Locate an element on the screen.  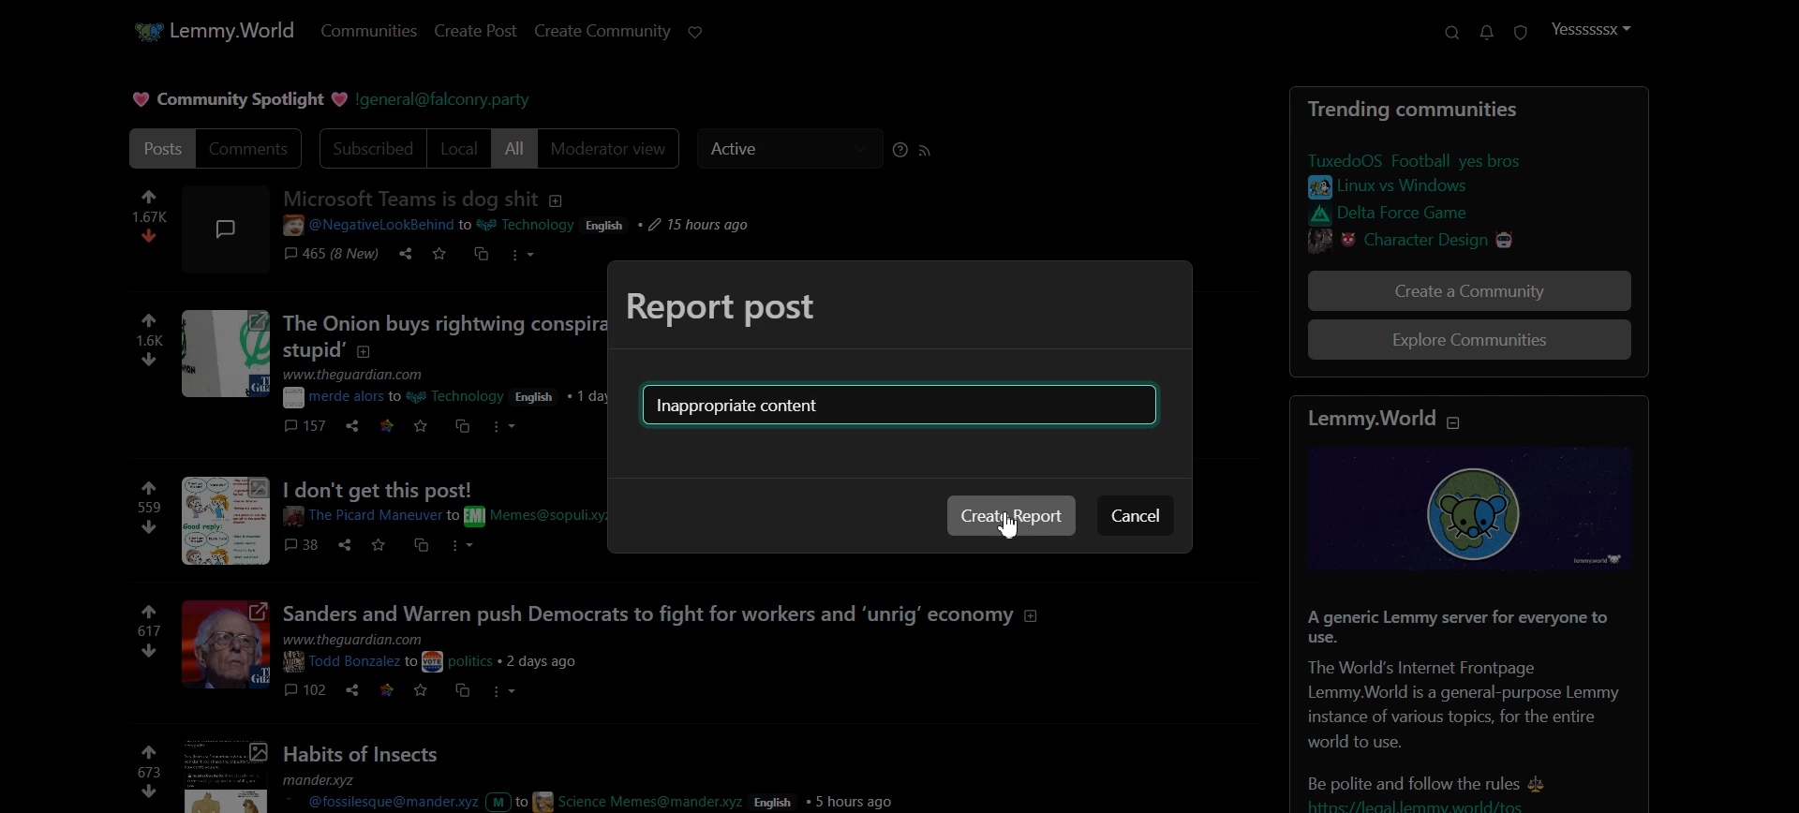
share is located at coordinates (353, 428).